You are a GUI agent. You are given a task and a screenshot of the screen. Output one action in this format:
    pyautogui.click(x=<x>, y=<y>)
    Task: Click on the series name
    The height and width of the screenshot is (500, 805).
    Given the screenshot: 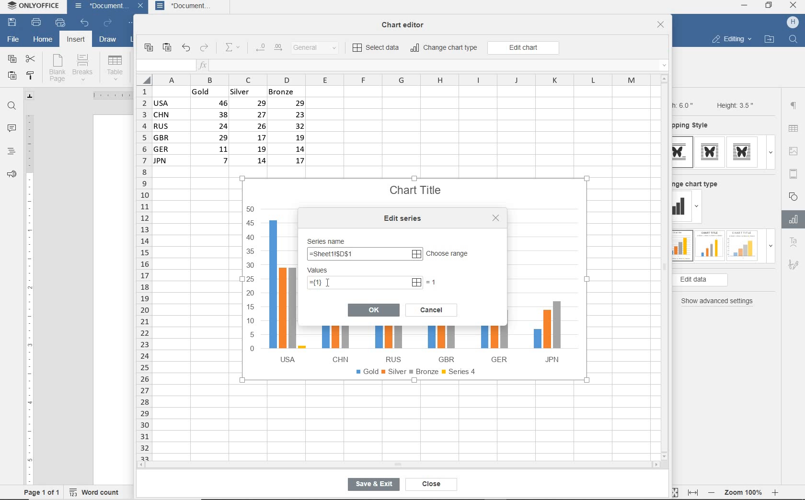 What is the action you would take?
    pyautogui.click(x=329, y=240)
    